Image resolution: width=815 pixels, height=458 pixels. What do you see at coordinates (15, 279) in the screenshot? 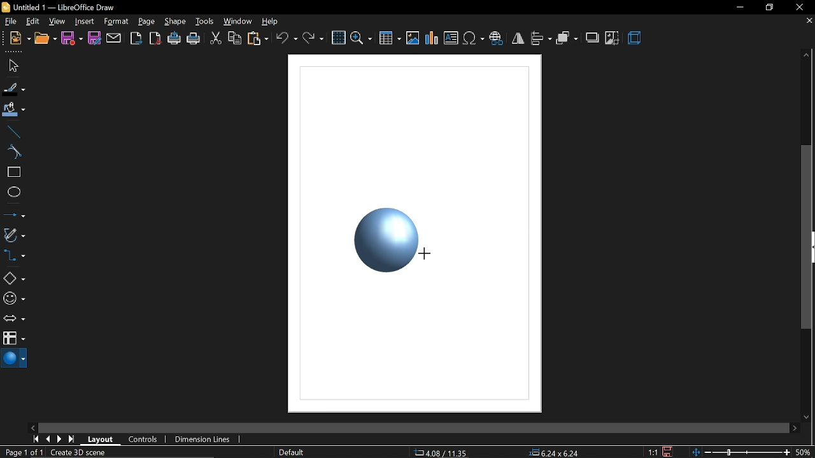
I see `basic shapes` at bounding box center [15, 279].